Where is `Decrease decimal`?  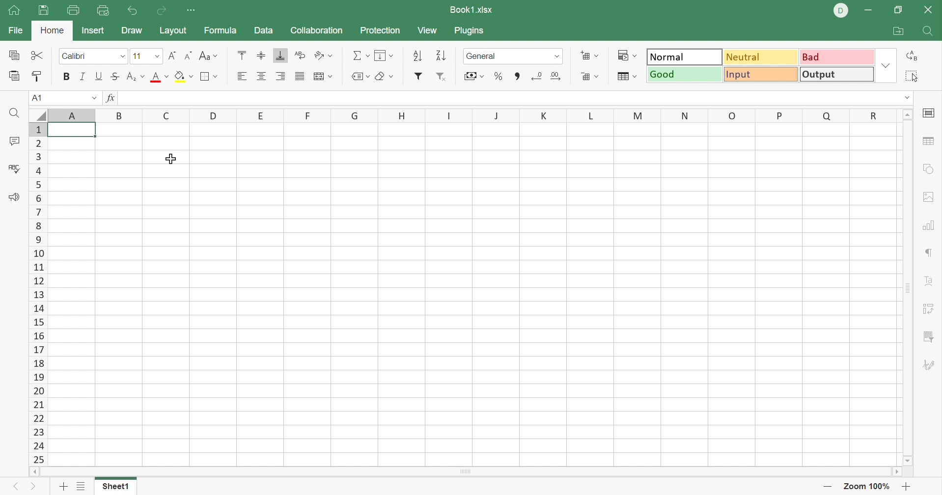 Decrease decimal is located at coordinates (538, 77).